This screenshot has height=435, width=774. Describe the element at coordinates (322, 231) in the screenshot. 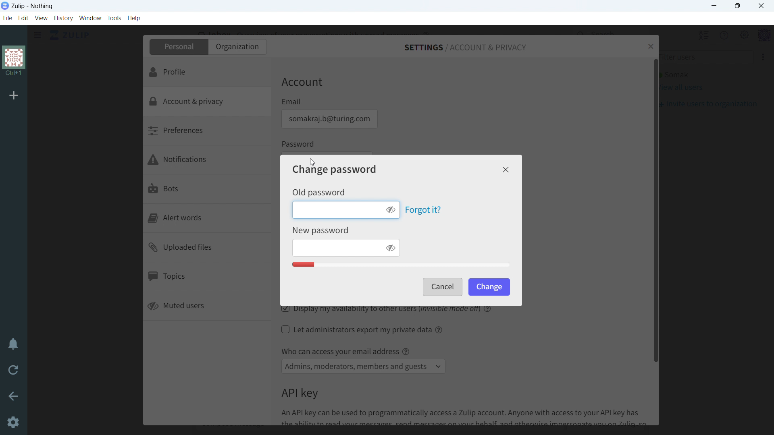

I see `New Password` at that location.